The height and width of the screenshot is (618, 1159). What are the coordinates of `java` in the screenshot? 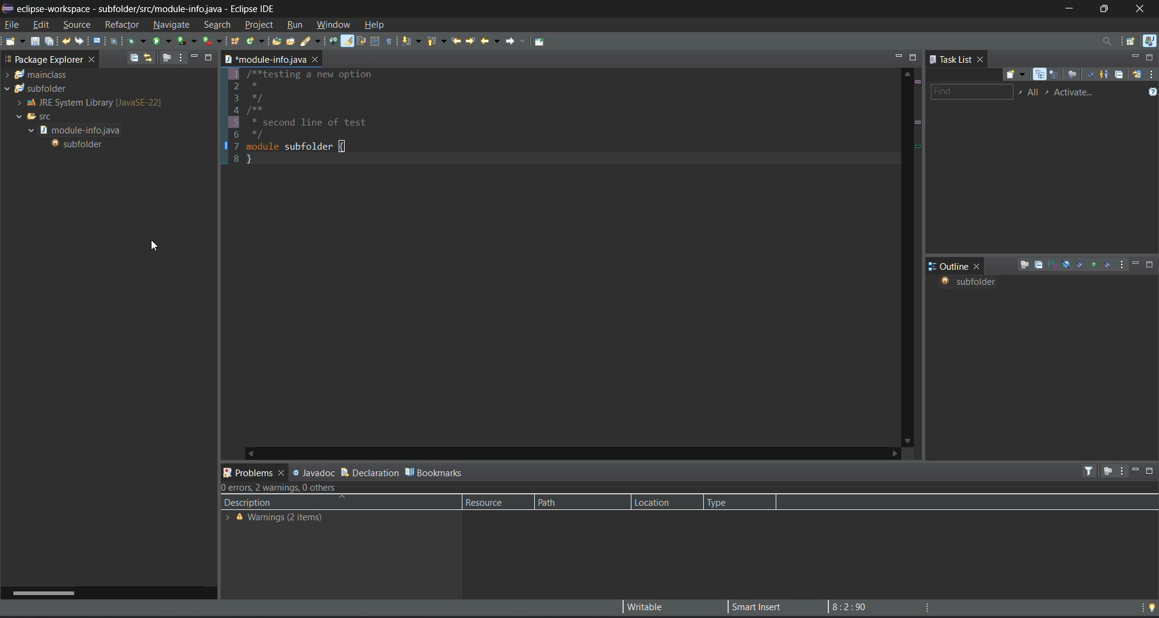 It's located at (1149, 42).